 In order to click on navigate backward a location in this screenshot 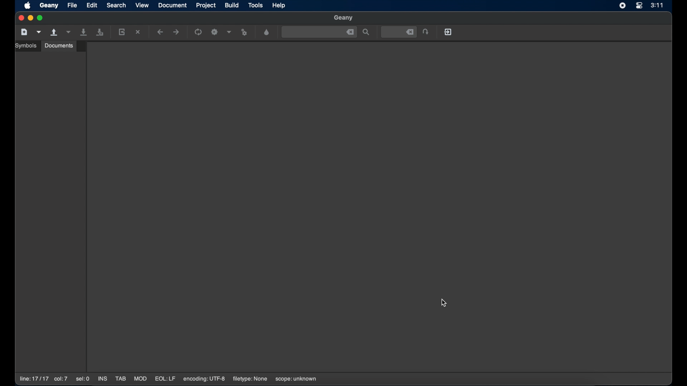, I will do `click(160, 33)`.